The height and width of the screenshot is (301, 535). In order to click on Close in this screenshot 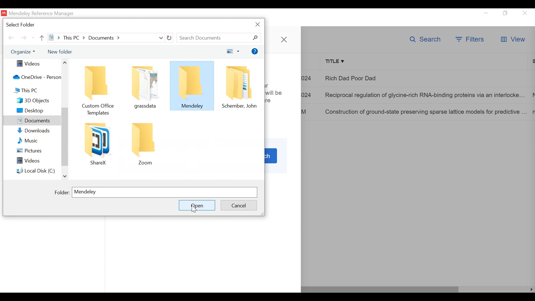, I will do `click(525, 13)`.